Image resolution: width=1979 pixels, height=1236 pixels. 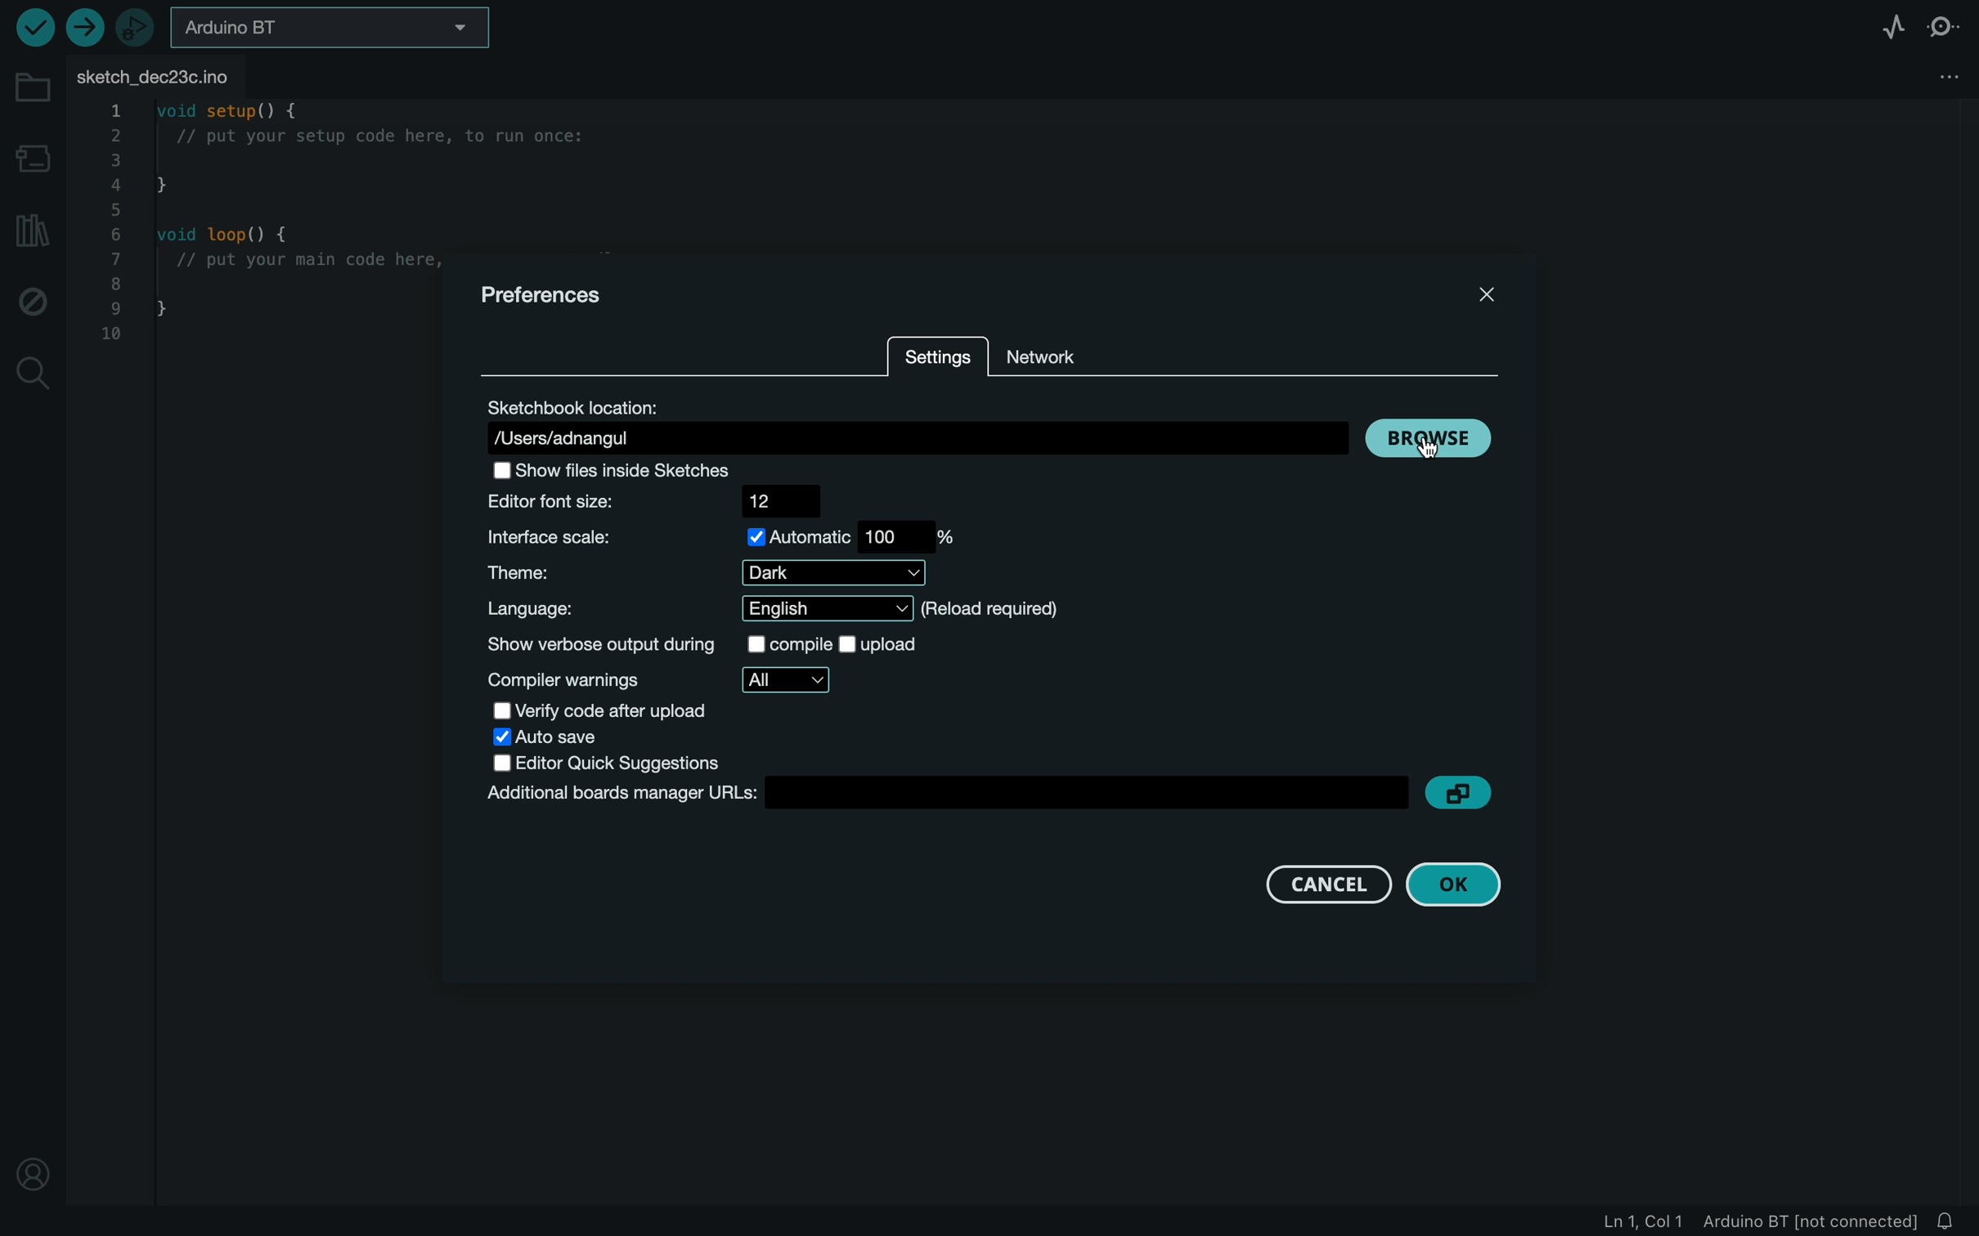 I want to click on upload, so click(x=91, y=26).